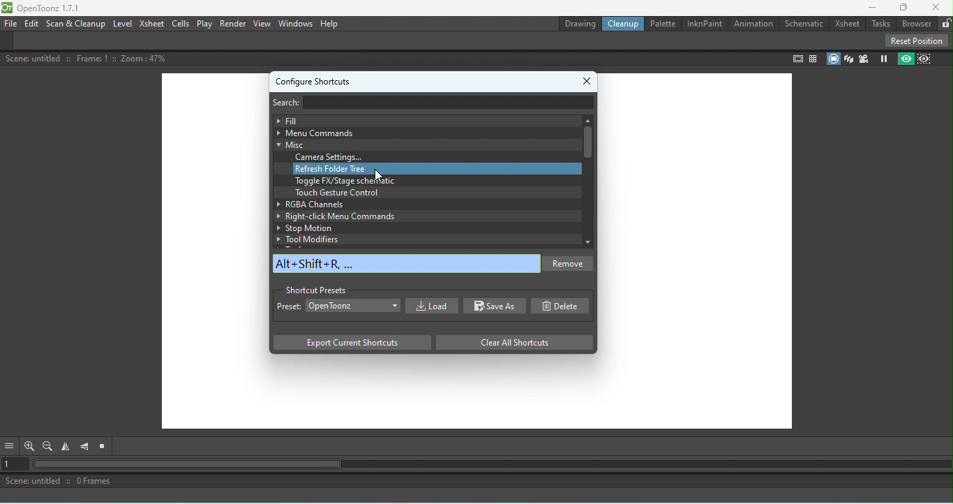  I want to click on Render, so click(232, 24).